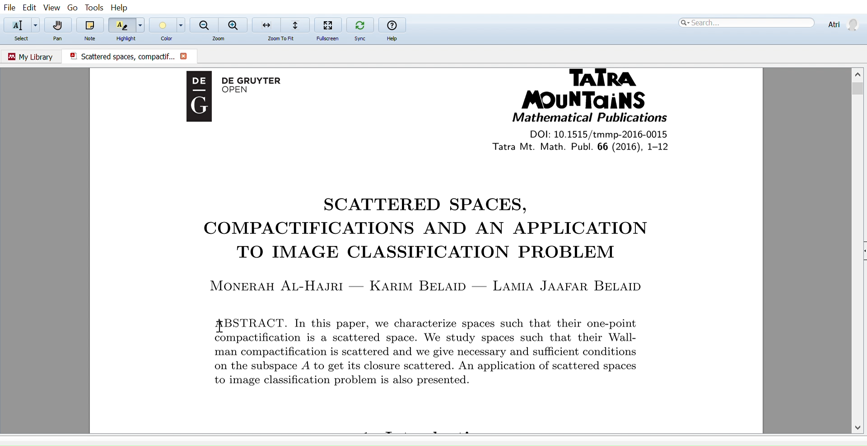  I want to click on Move up, so click(859, 73).